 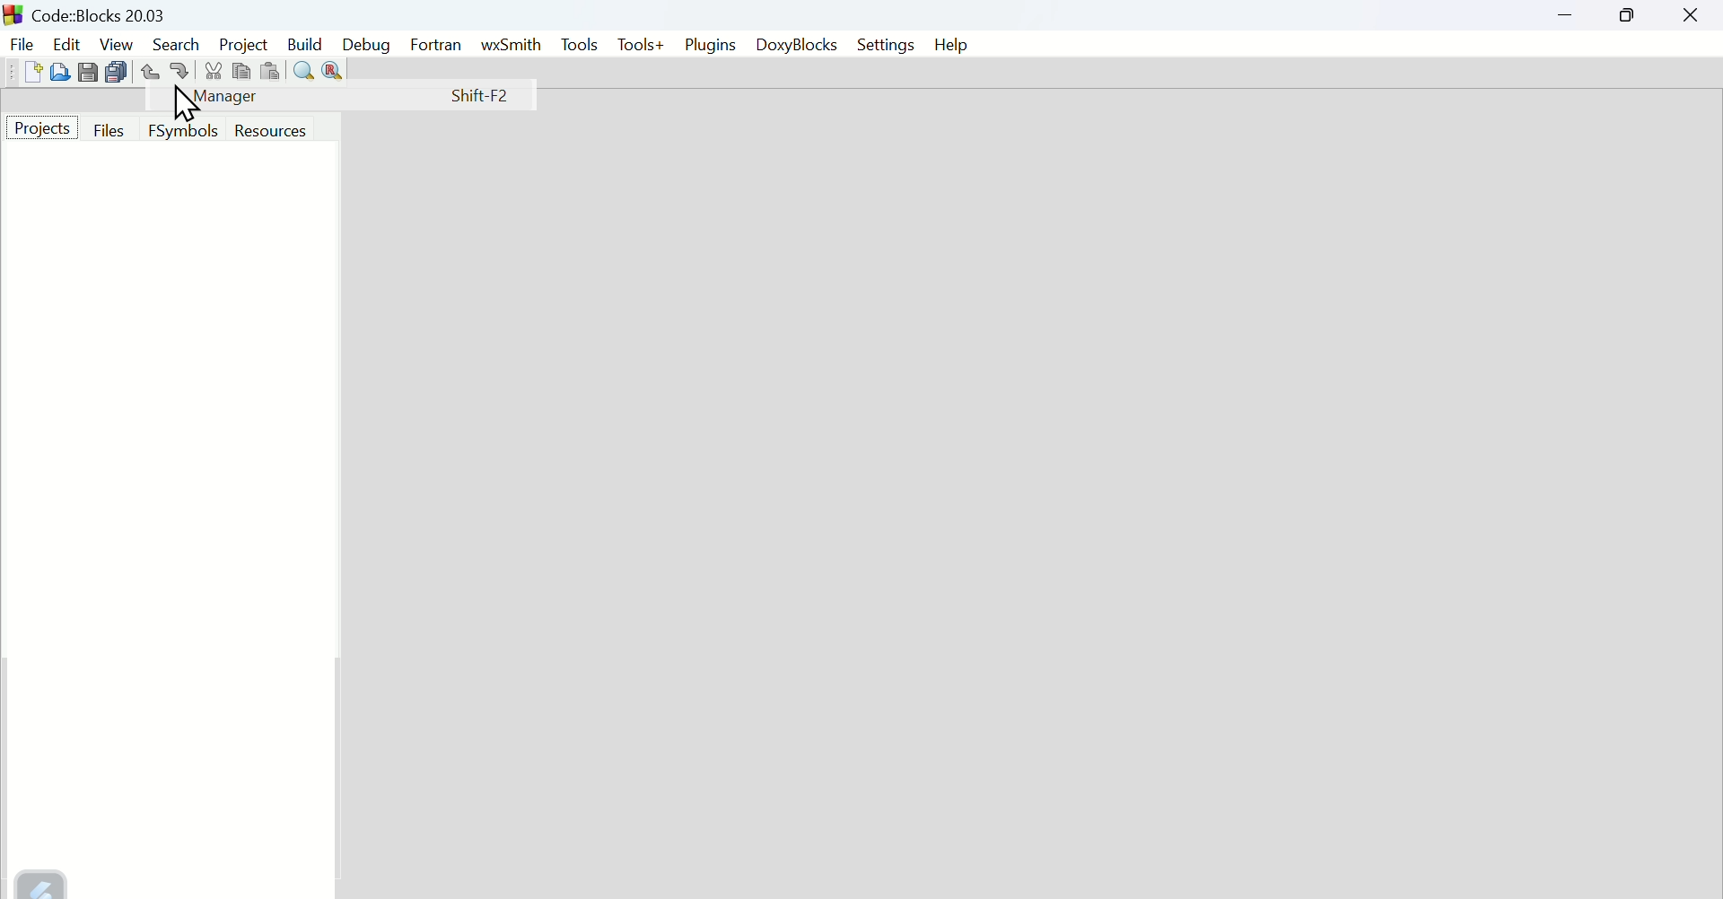 I want to click on Open file, so click(x=60, y=72).